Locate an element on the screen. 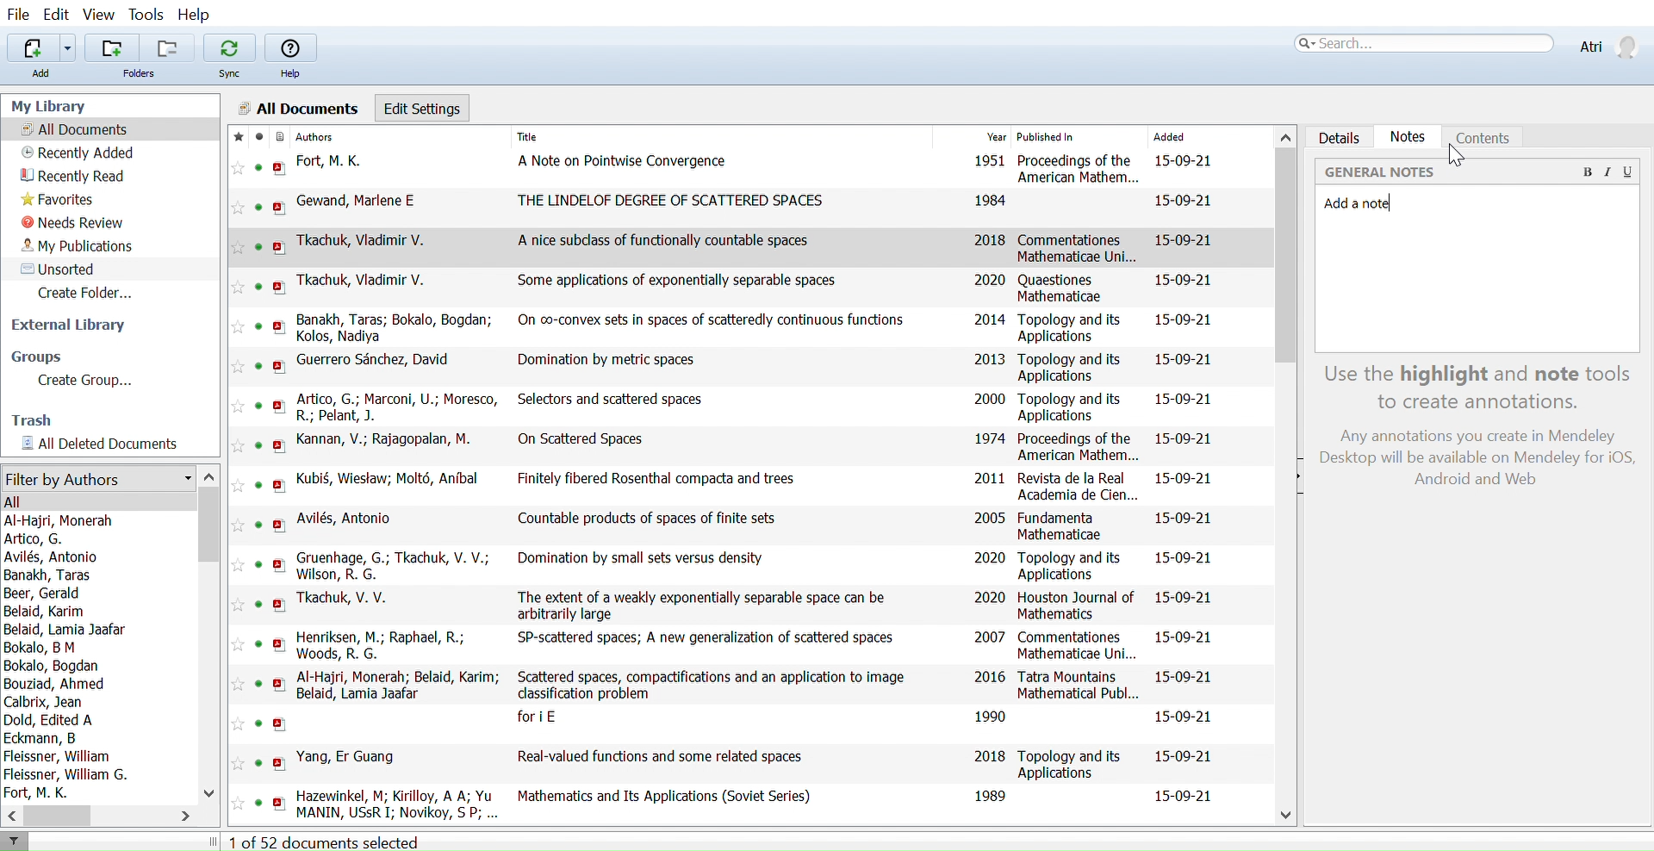 This screenshot has width=1654, height=851. 1 of 52 documents selected is located at coordinates (333, 841).